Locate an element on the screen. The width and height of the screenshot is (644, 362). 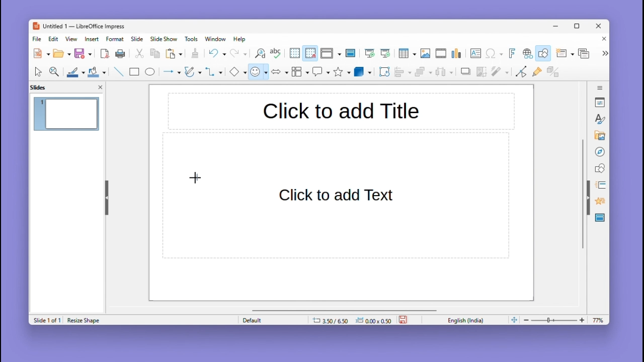
Properties is located at coordinates (601, 102).